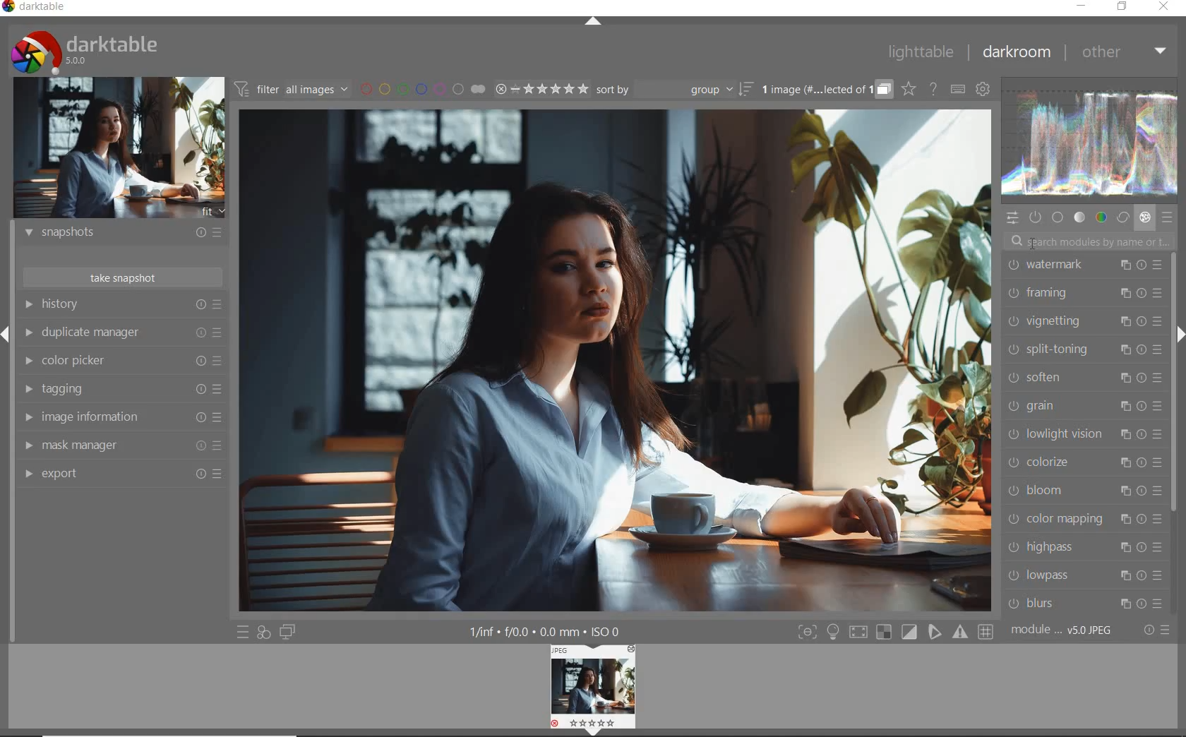  I want to click on correct, so click(1122, 216).